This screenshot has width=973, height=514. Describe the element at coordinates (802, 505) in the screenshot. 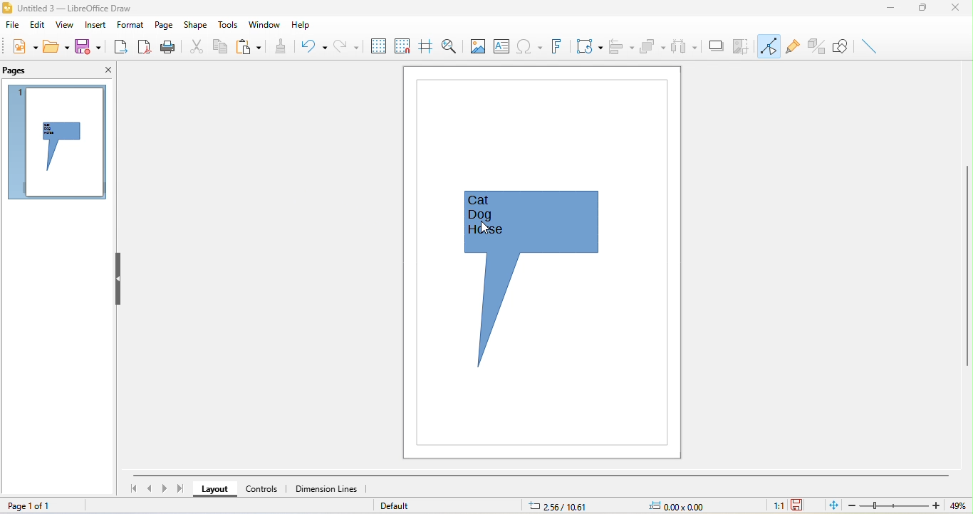

I see `the document has not been modified since the last save` at that location.